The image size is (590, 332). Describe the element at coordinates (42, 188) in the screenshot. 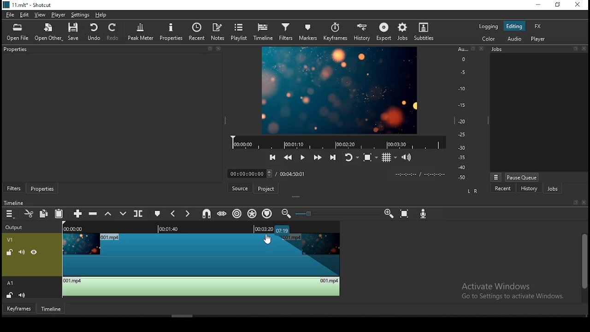

I see `properties` at that location.